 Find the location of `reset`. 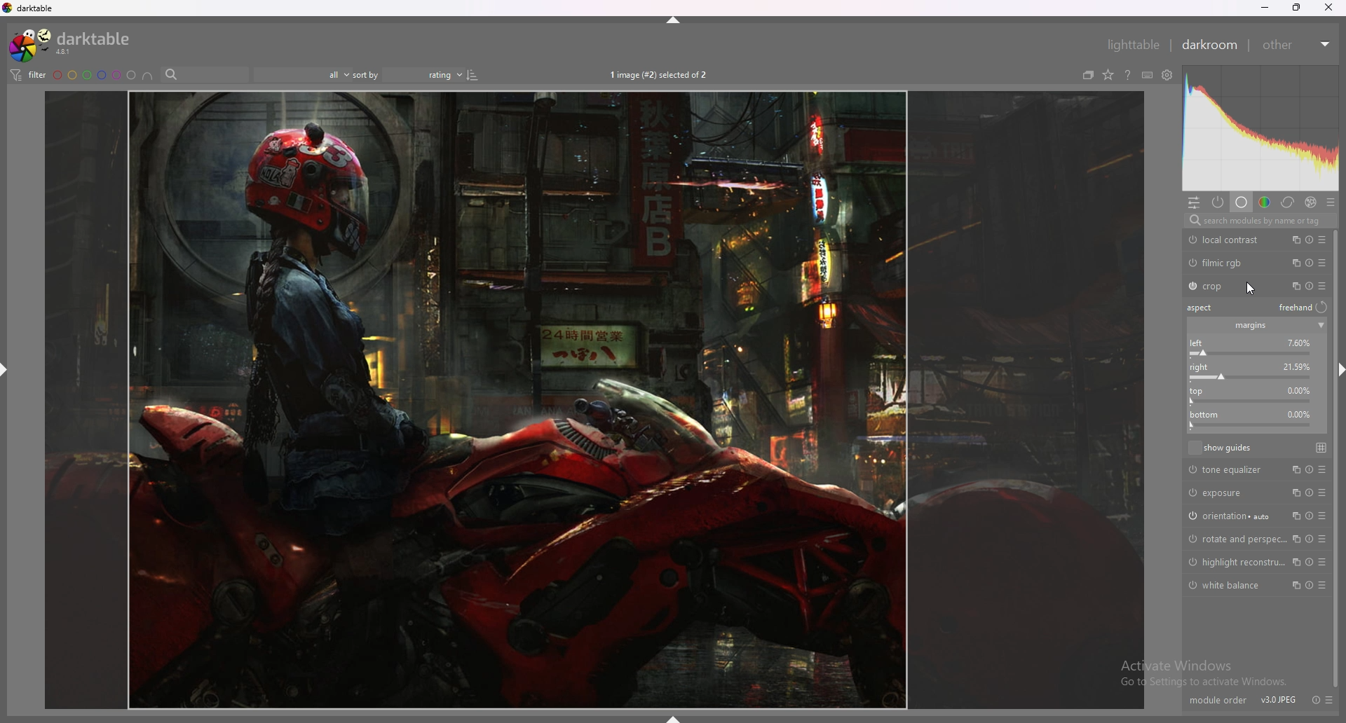

reset is located at coordinates (1317, 701).